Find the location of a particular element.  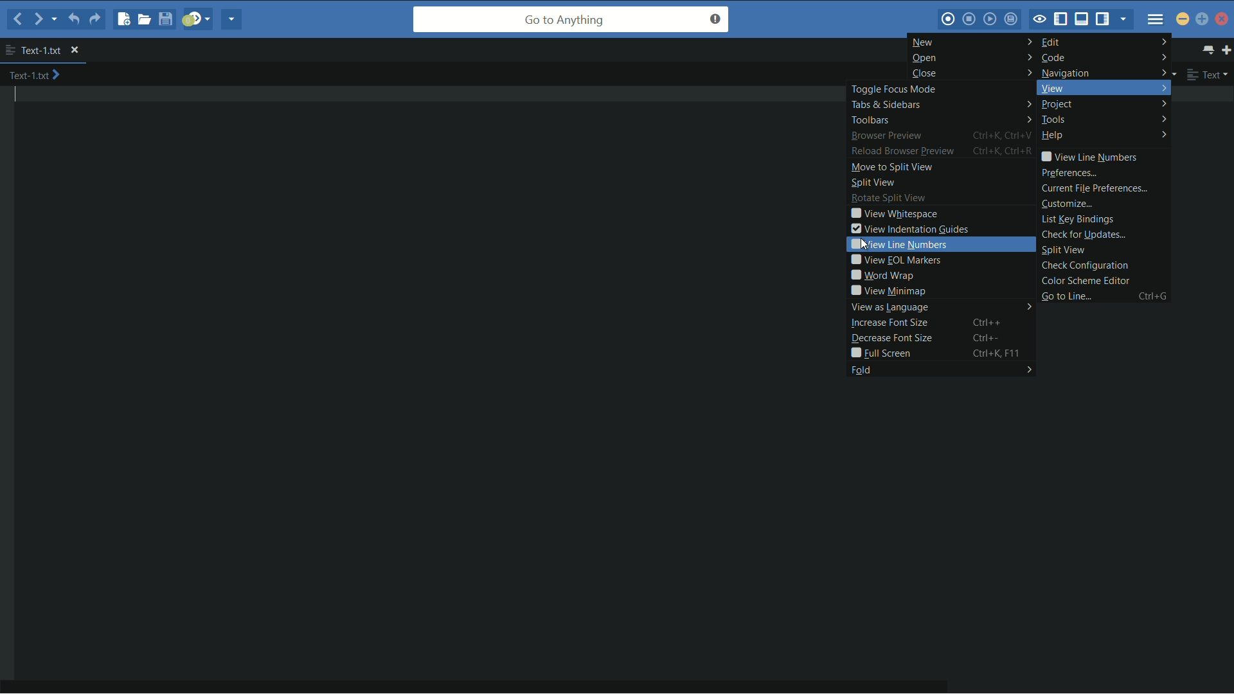

new tab is located at coordinates (1226, 49).